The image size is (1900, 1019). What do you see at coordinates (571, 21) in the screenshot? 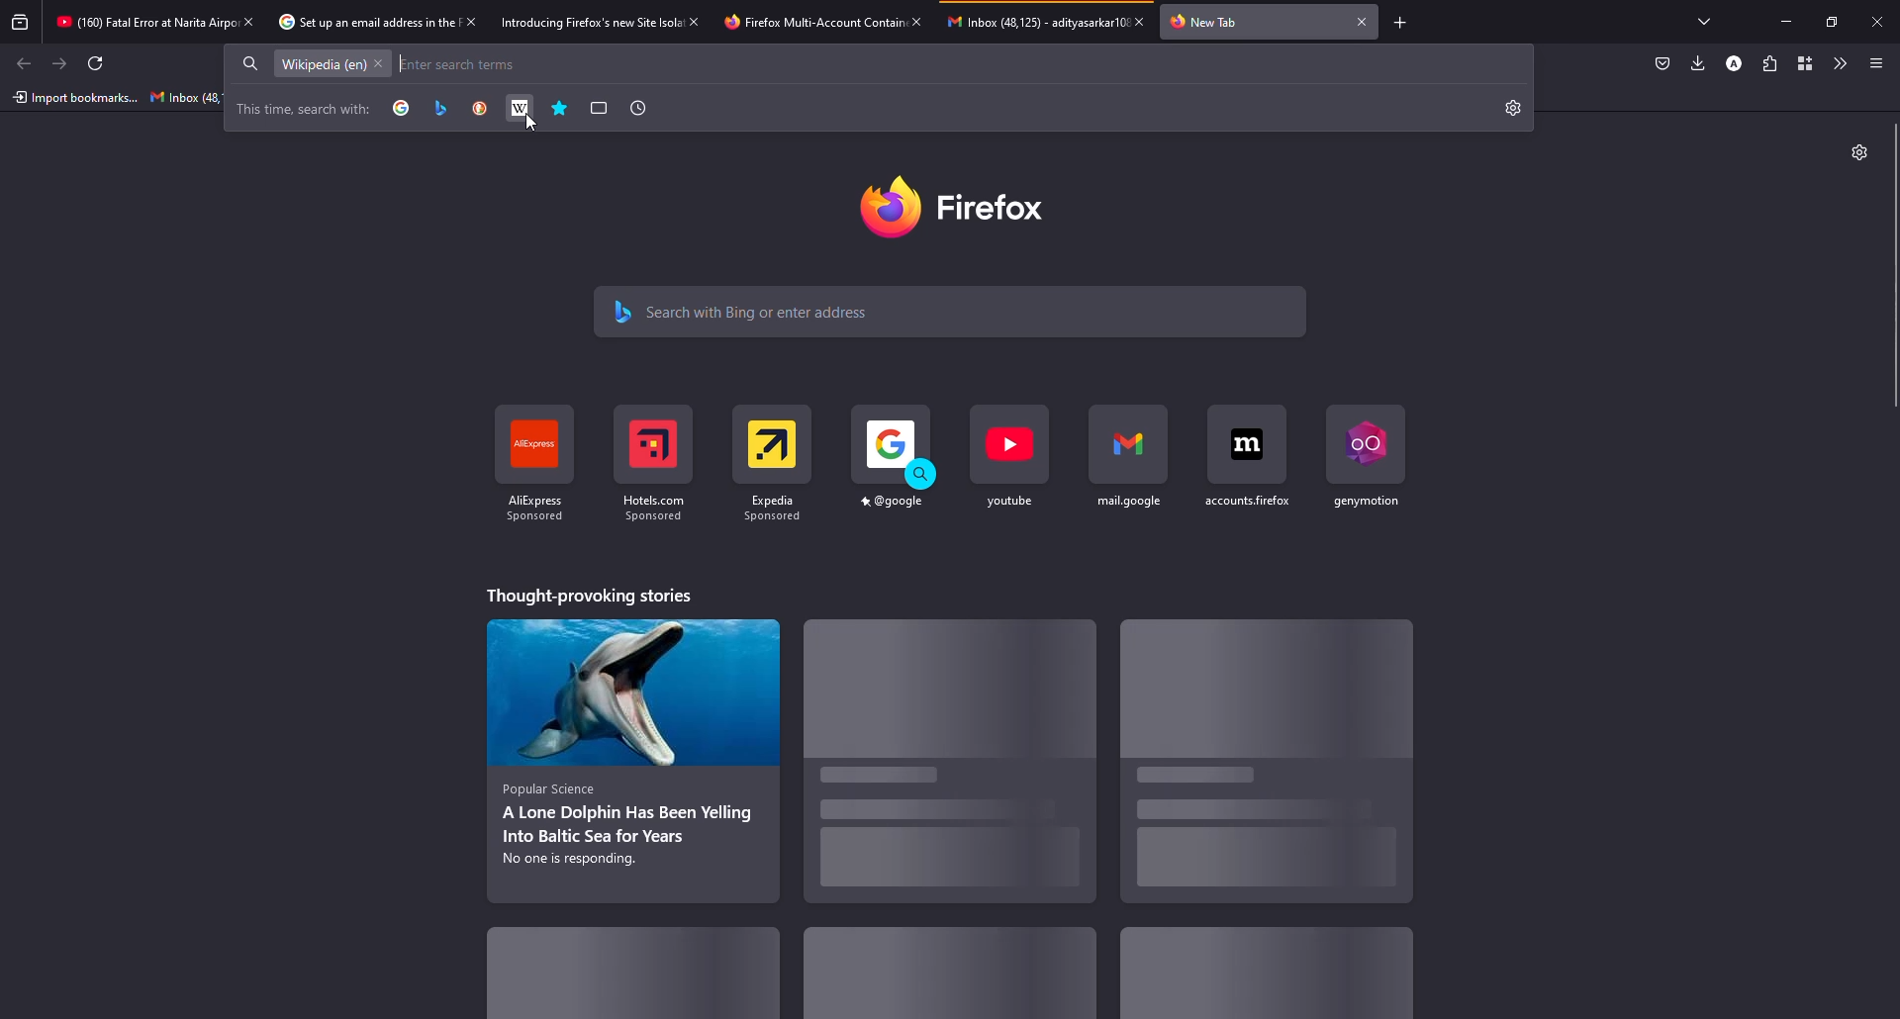
I see `tab` at bounding box center [571, 21].